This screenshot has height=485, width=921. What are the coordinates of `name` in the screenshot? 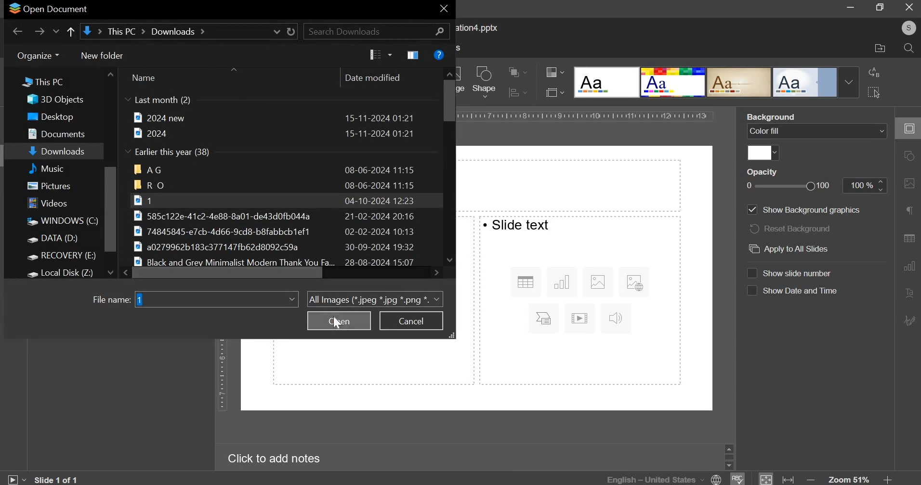 It's located at (143, 77).